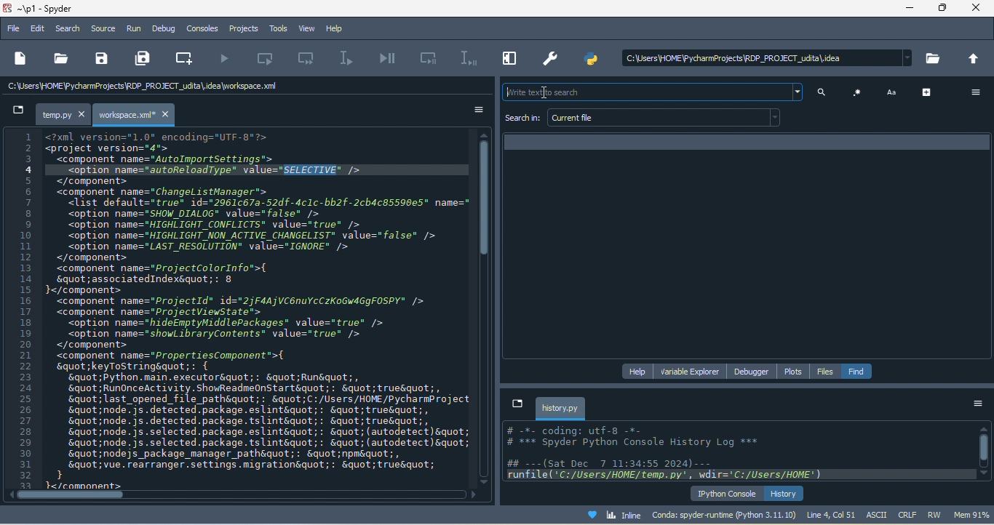  Describe the element at coordinates (429, 58) in the screenshot. I see `debug cell` at that location.